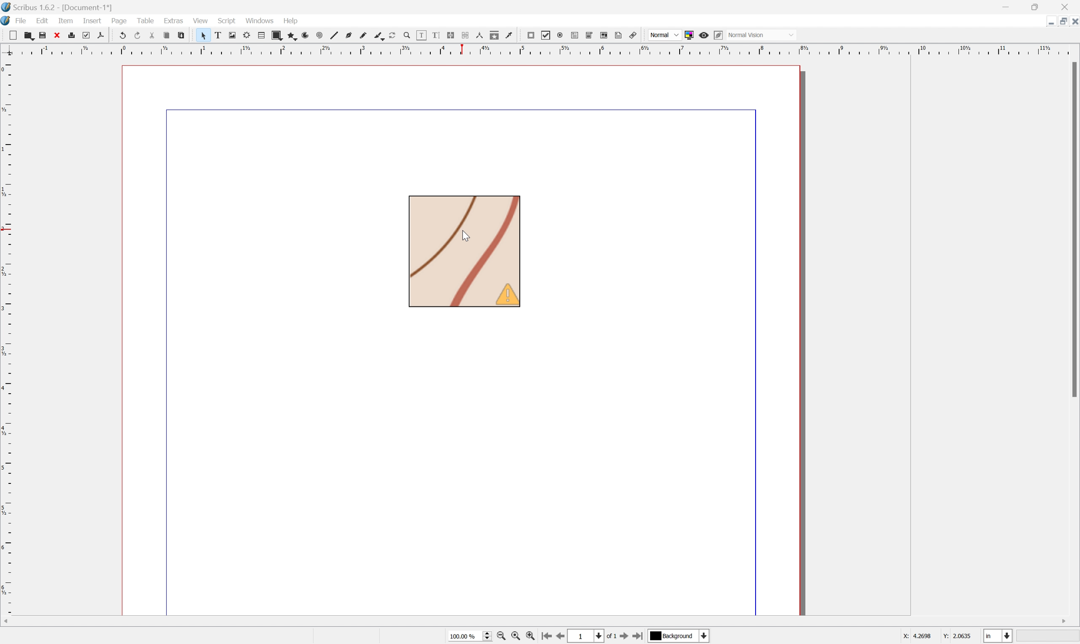 The height and width of the screenshot is (644, 1080). Describe the element at coordinates (1059, 23) in the screenshot. I see `Restore down` at that location.